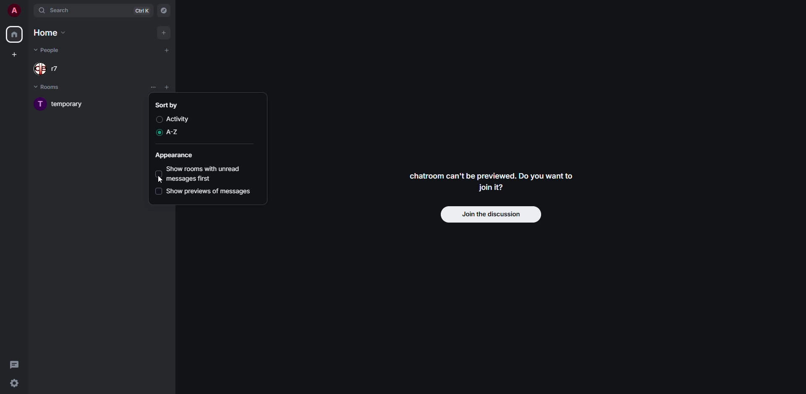  Describe the element at coordinates (16, 54) in the screenshot. I see `create space` at that location.